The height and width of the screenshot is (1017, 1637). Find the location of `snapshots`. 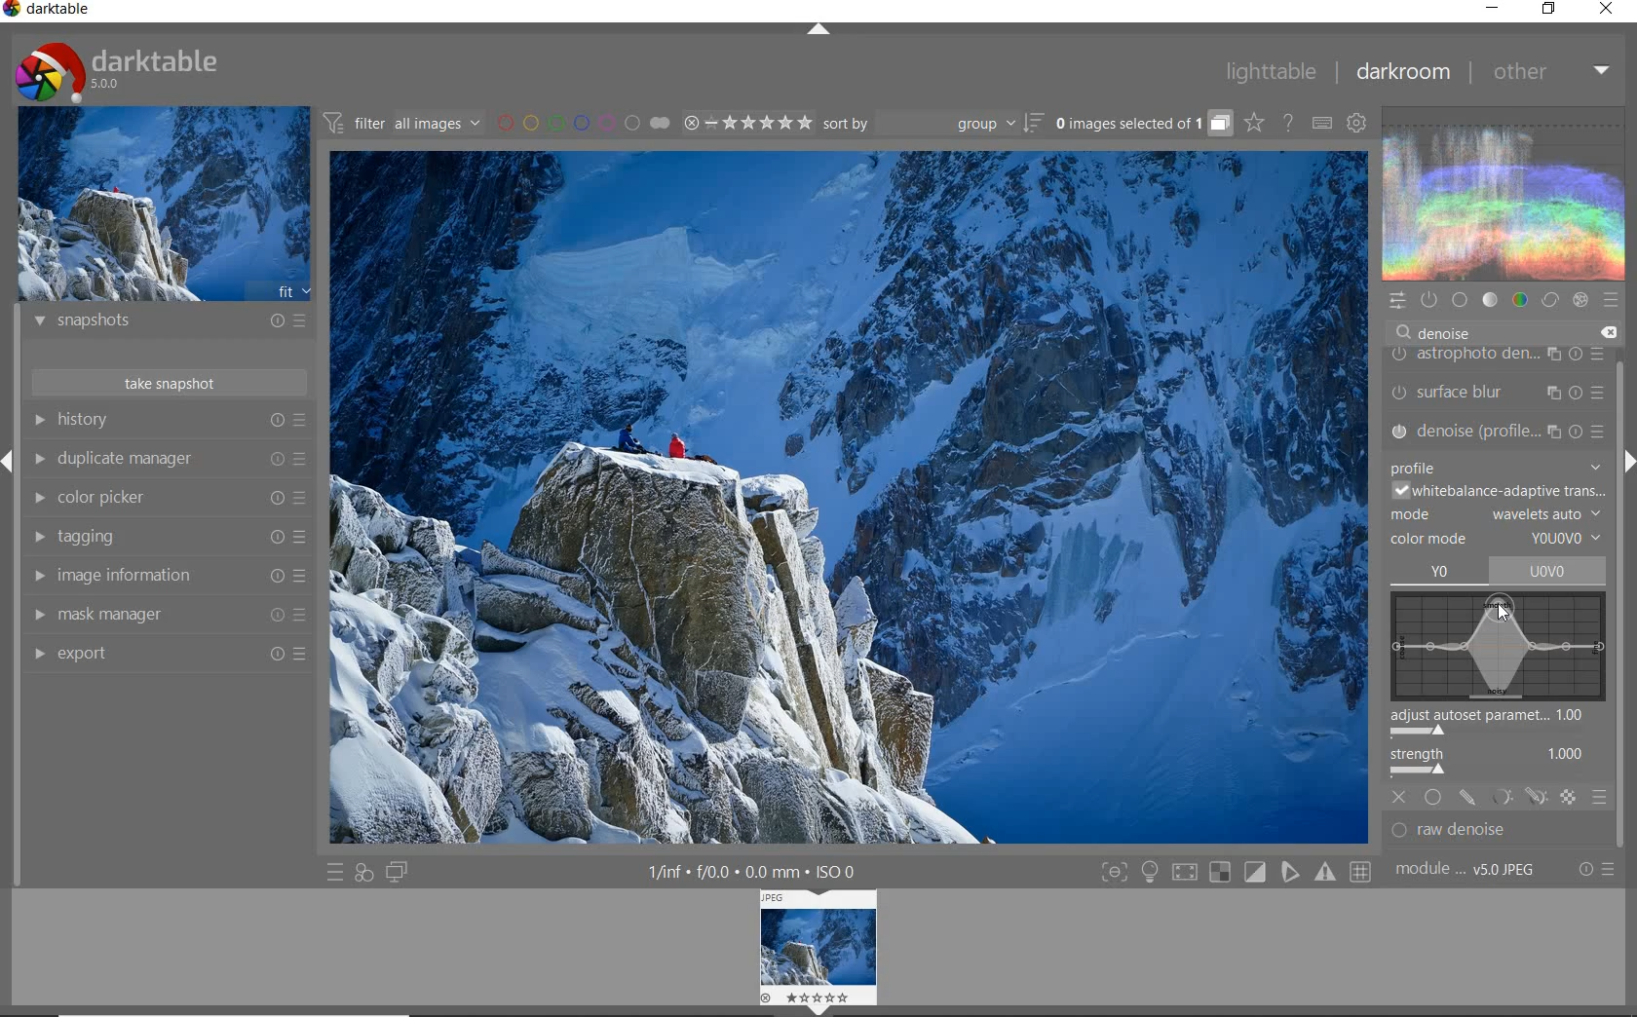

snapshots is located at coordinates (171, 323).